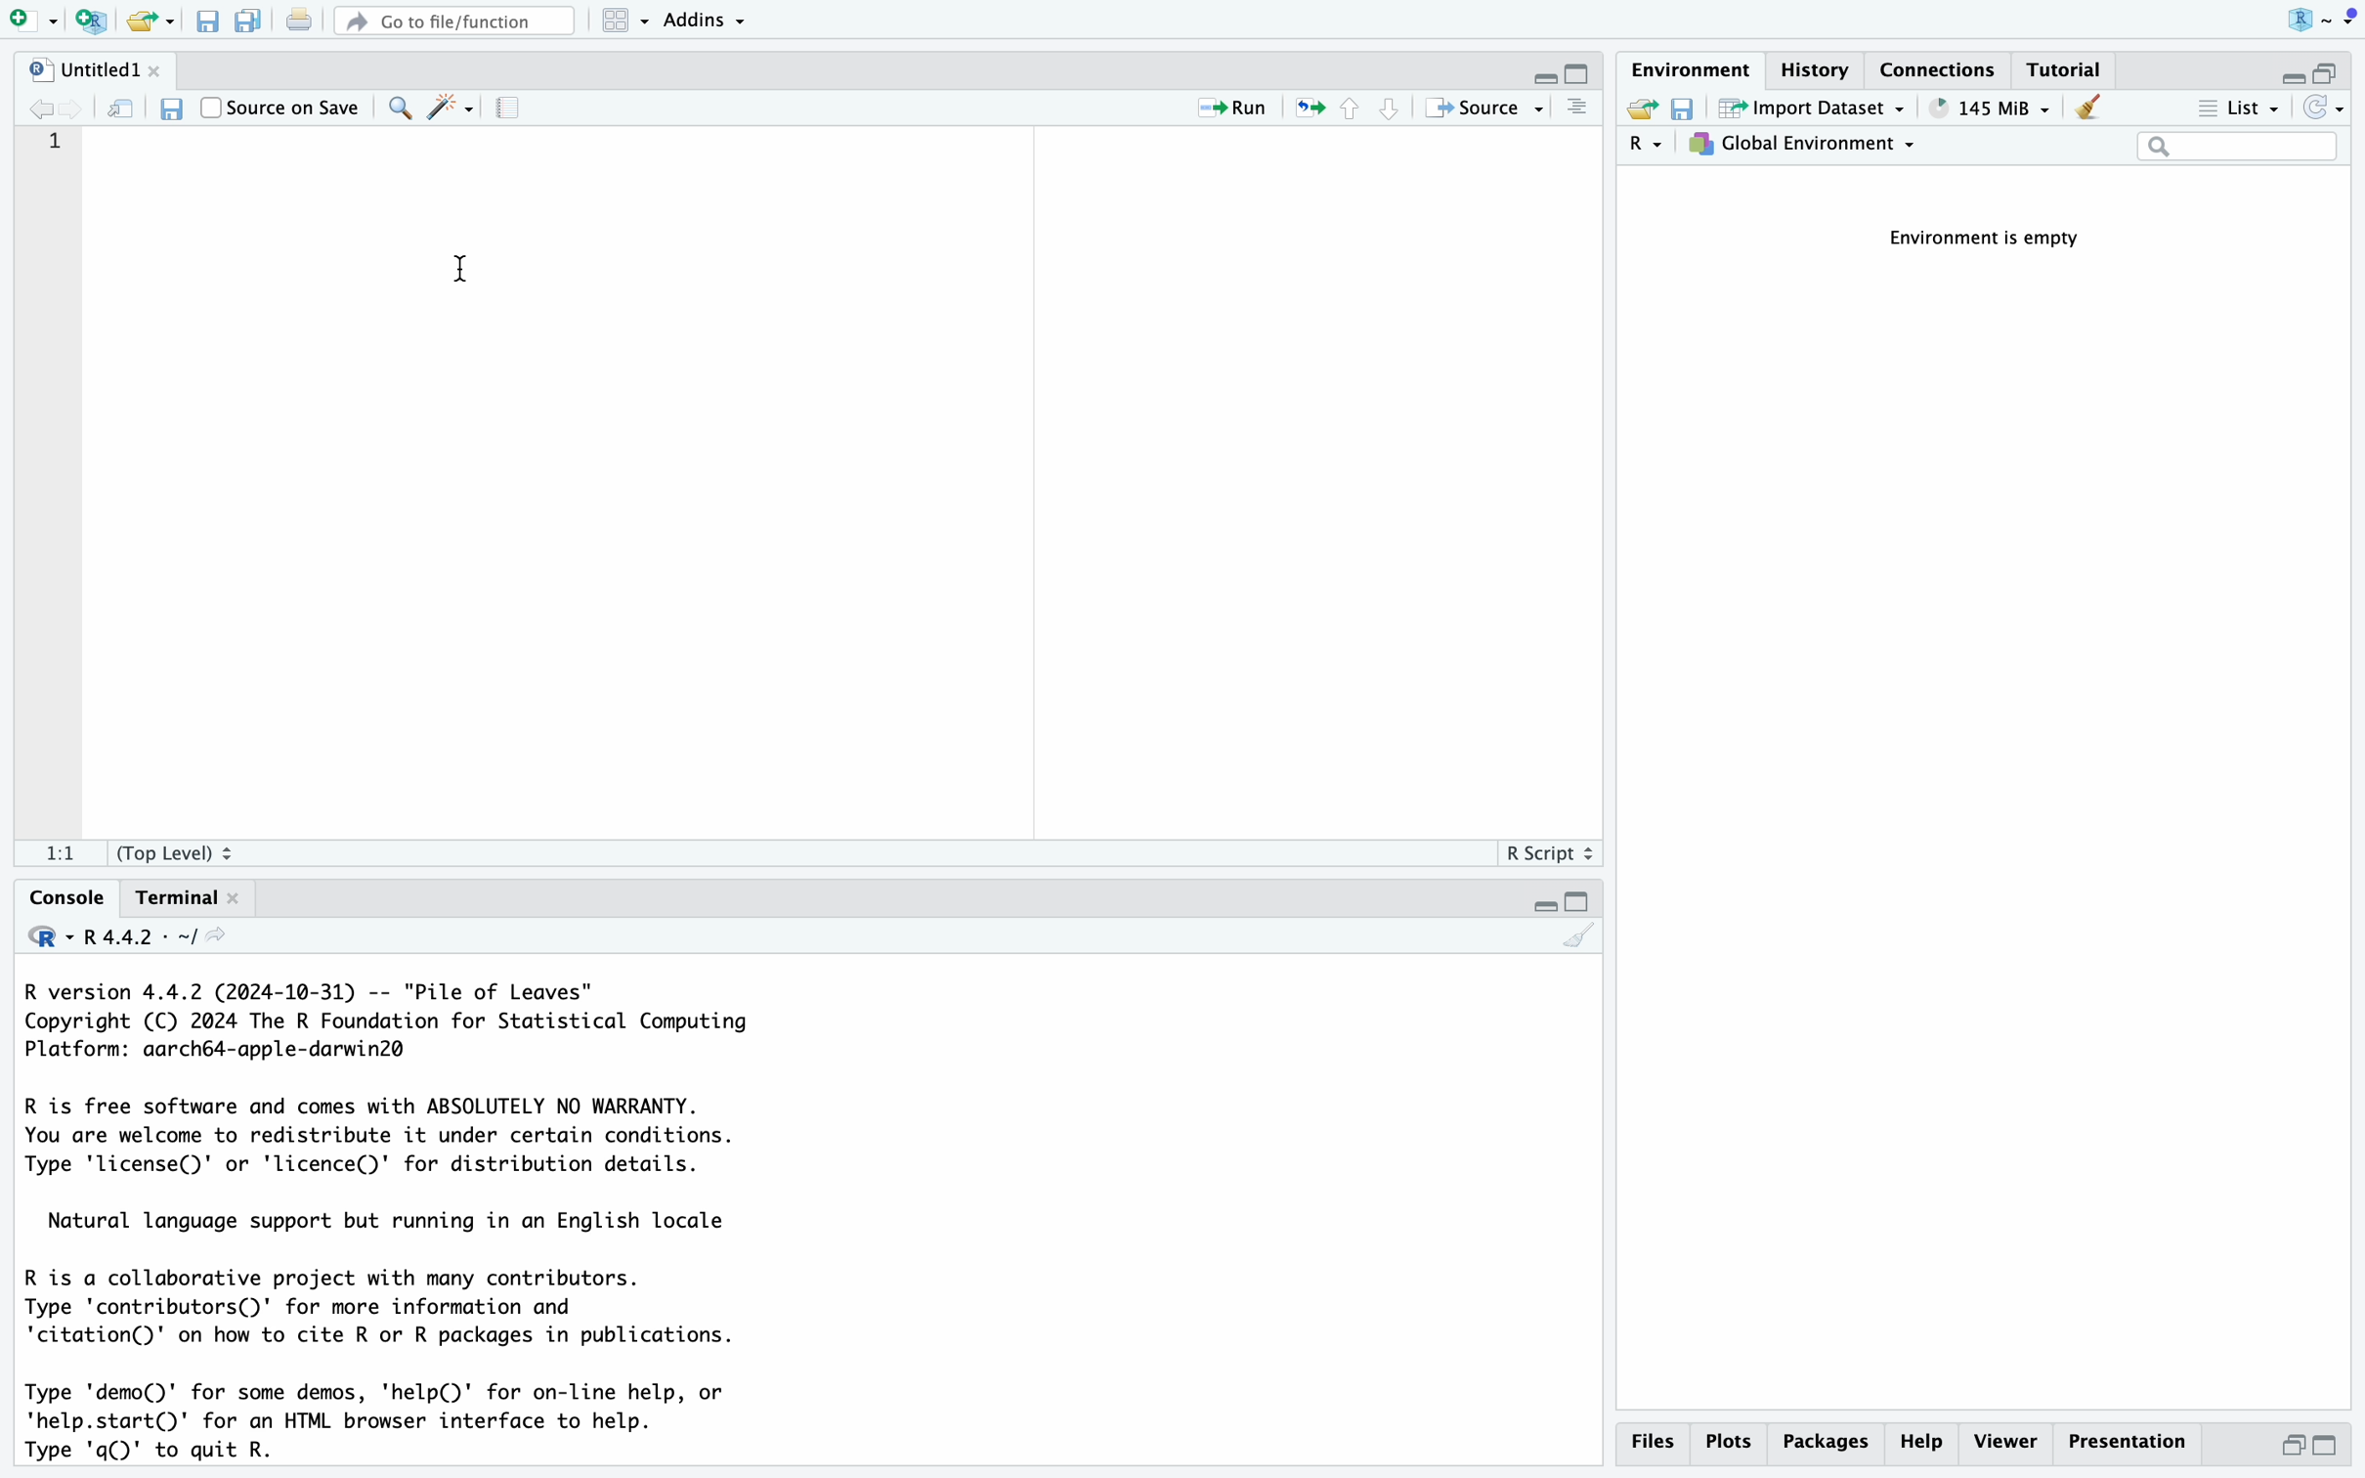  I want to click on maximize, so click(2339, 1448).